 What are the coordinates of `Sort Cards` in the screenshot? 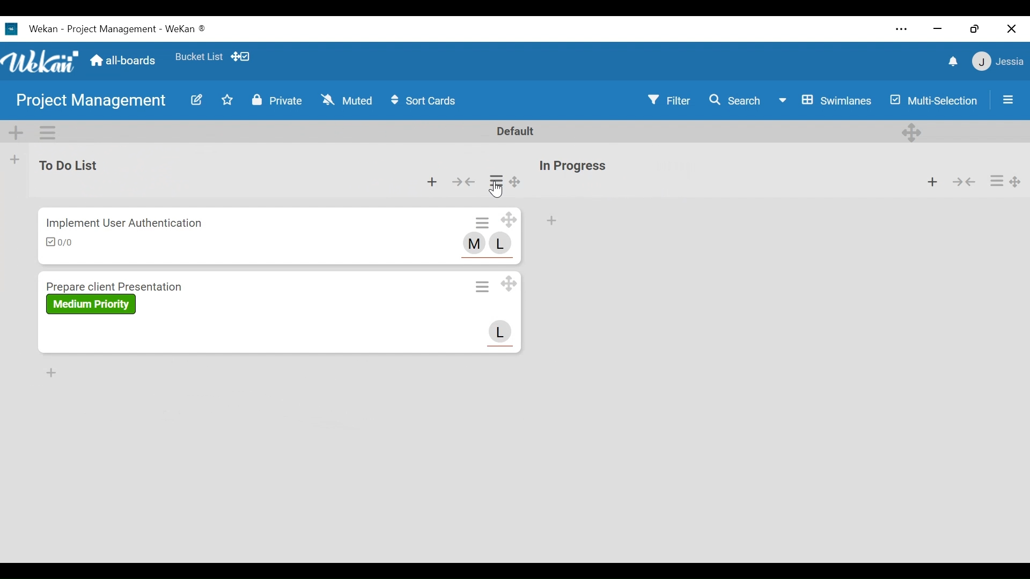 It's located at (423, 101).